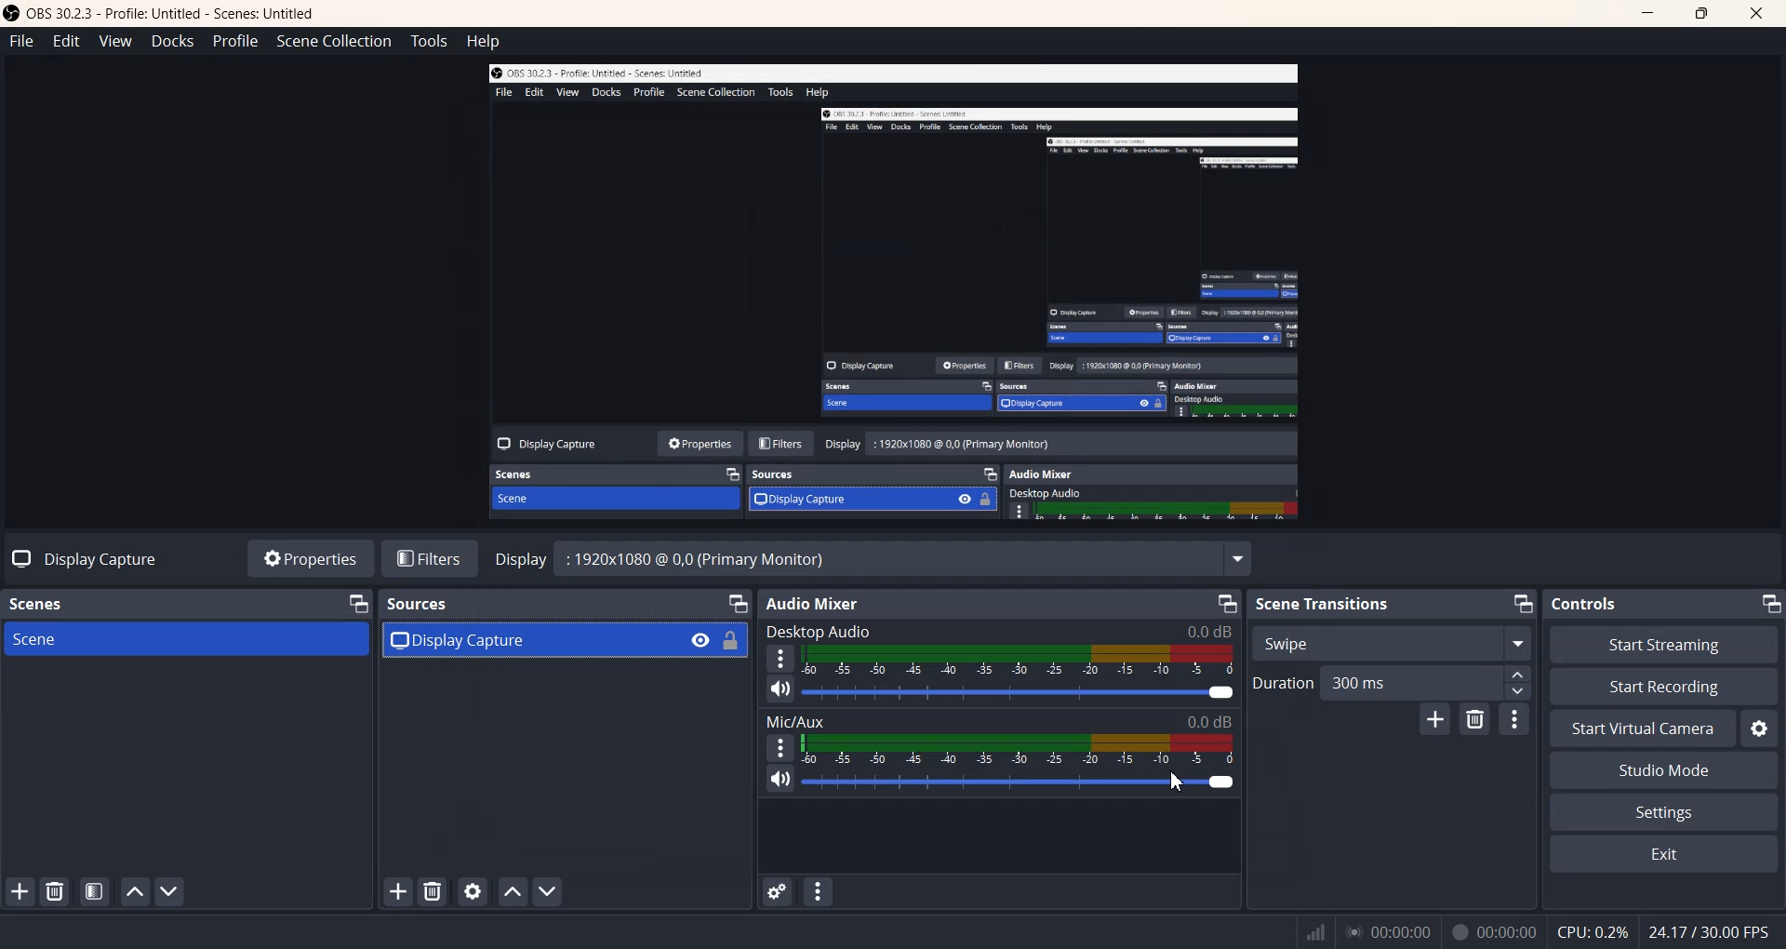 The image size is (1786, 949). Describe the element at coordinates (1017, 782) in the screenshot. I see `Volume Adjuster` at that location.